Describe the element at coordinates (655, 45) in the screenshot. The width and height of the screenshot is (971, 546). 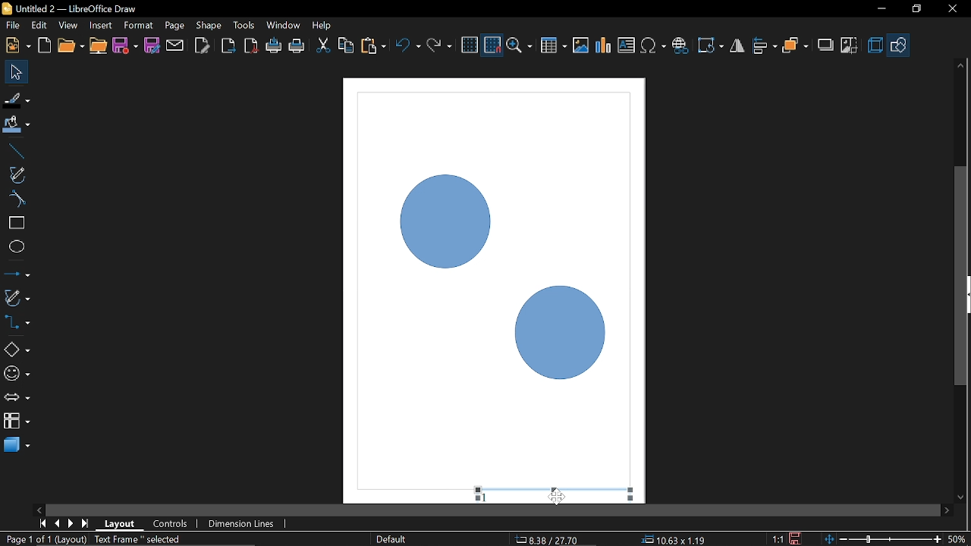
I see `Insert symbol` at that location.